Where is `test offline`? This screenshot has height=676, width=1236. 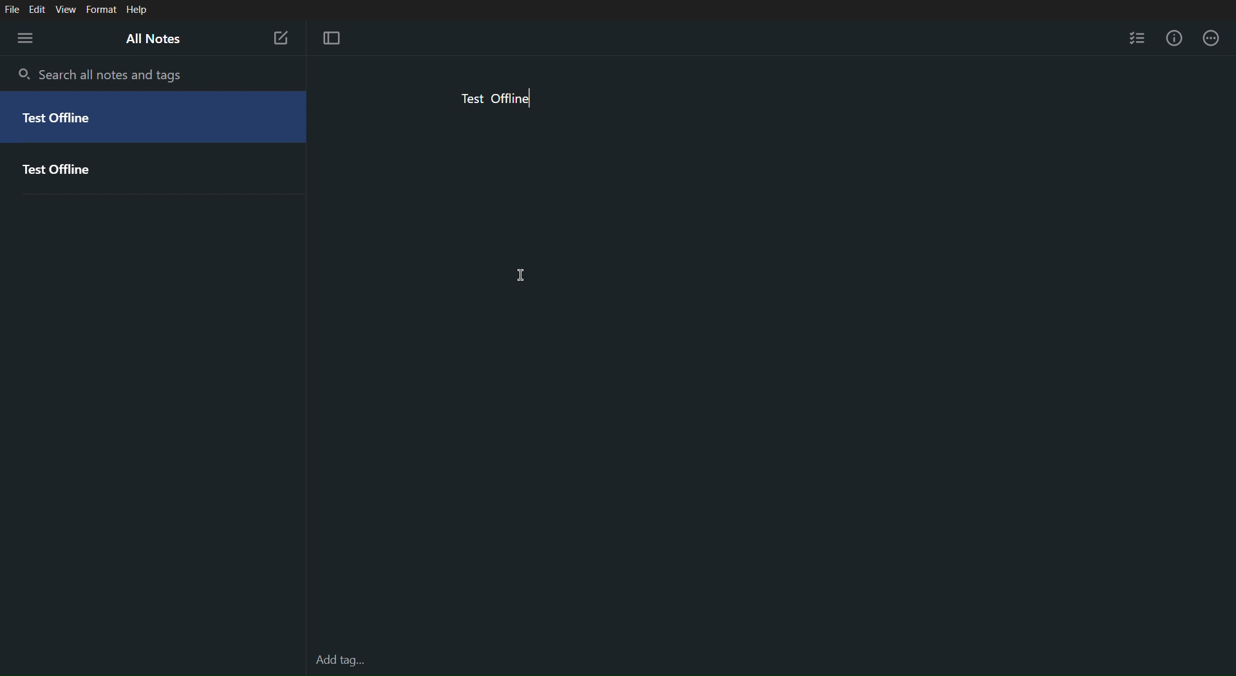
test offline is located at coordinates (494, 99).